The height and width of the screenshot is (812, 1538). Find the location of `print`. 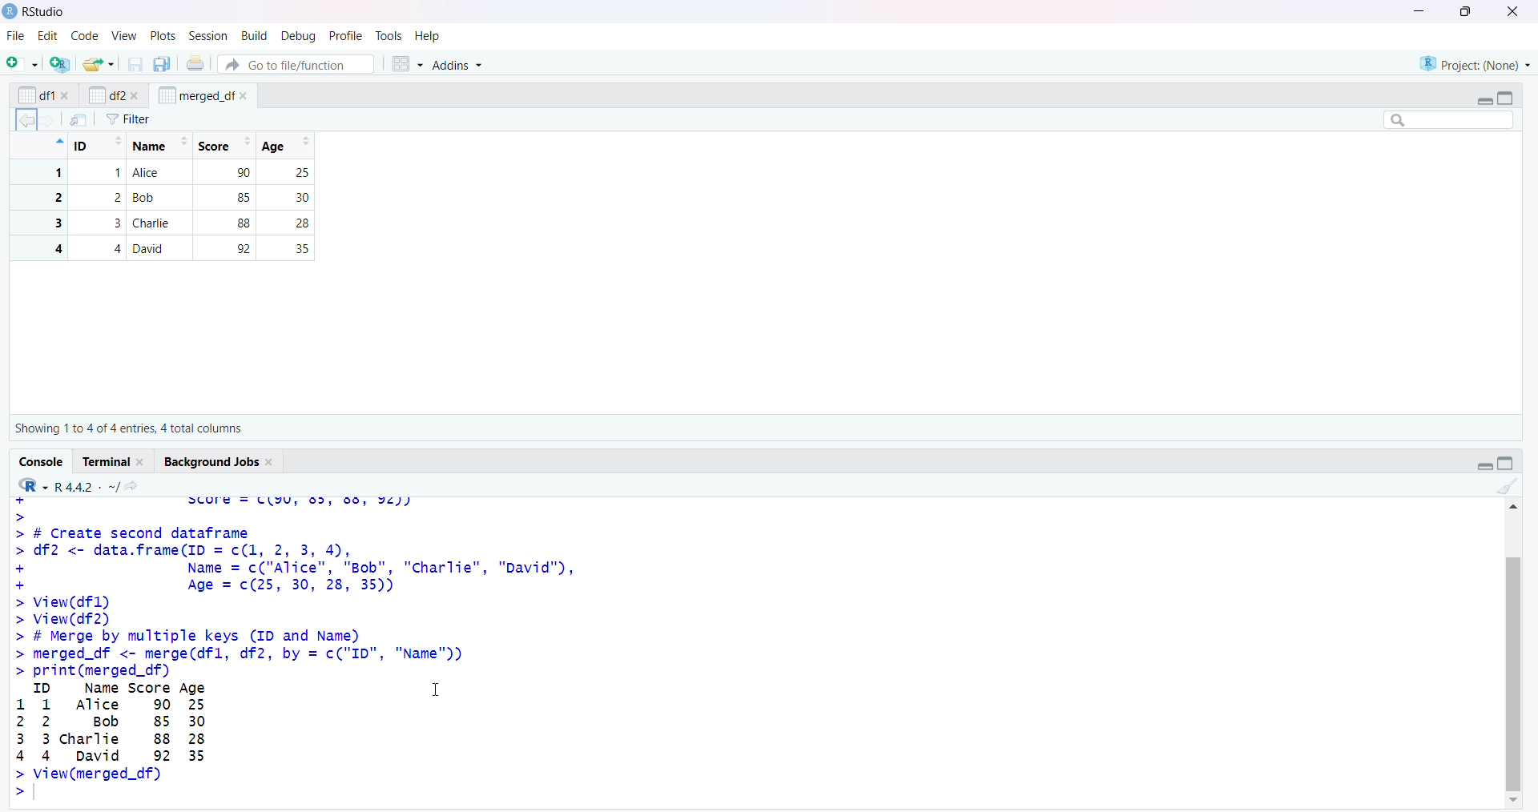

print is located at coordinates (196, 62).